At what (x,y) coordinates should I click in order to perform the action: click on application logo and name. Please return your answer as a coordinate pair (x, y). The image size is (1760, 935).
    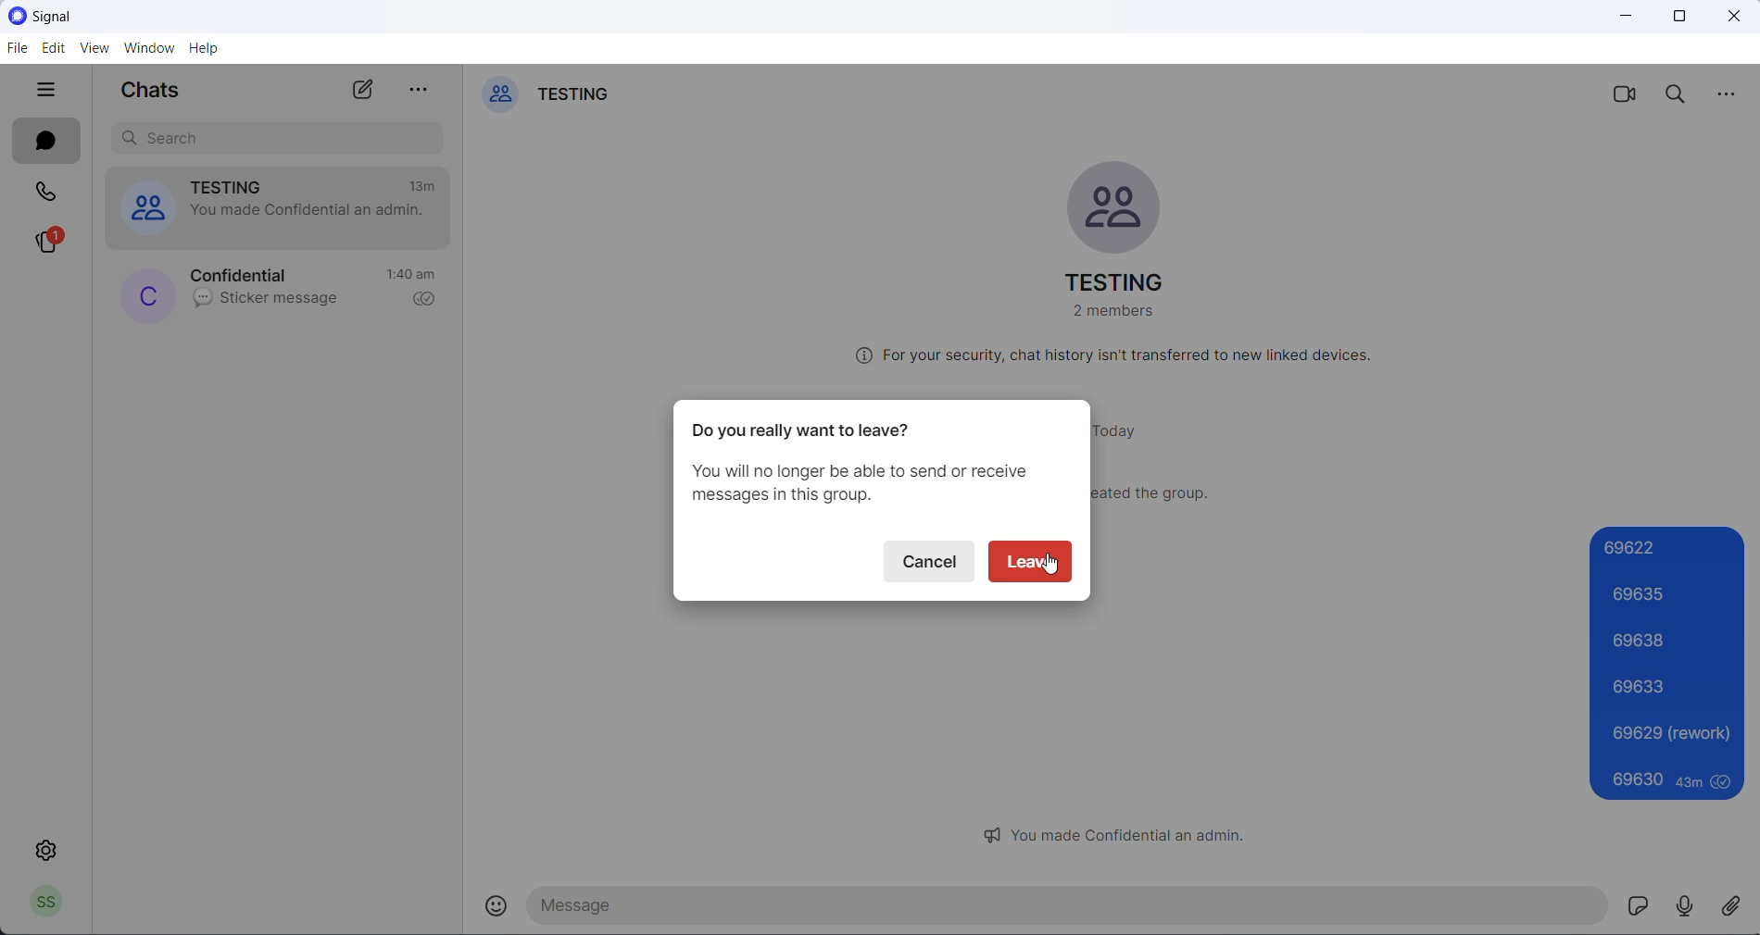
    Looking at the image, I should click on (75, 16).